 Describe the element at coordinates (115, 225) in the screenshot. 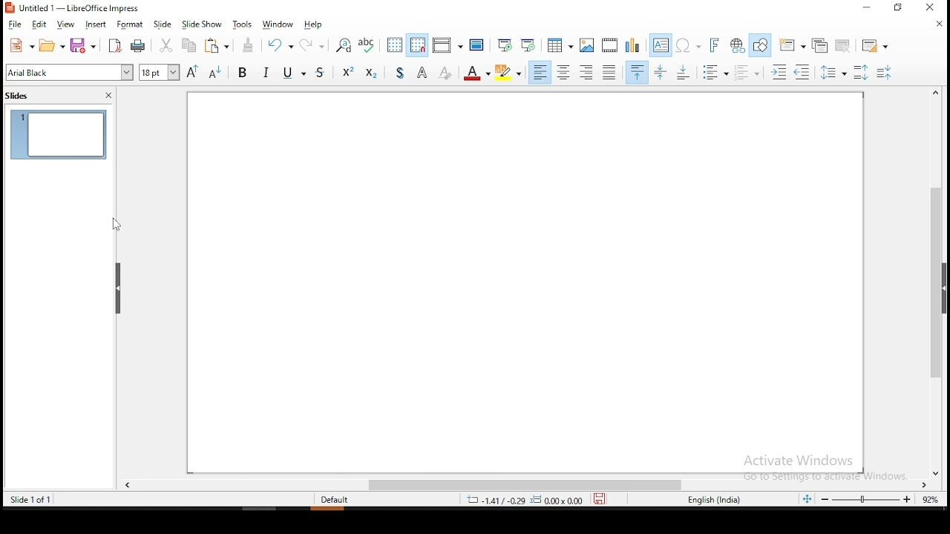

I see `mouse pointer` at that location.